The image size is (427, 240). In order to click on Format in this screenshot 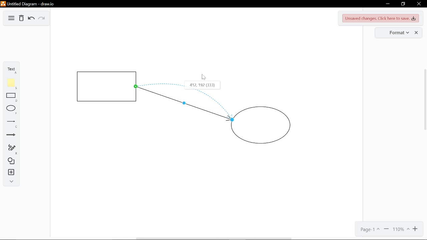, I will do `click(398, 32)`.